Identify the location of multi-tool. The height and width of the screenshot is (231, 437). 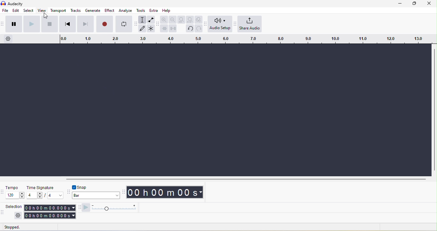
(151, 28).